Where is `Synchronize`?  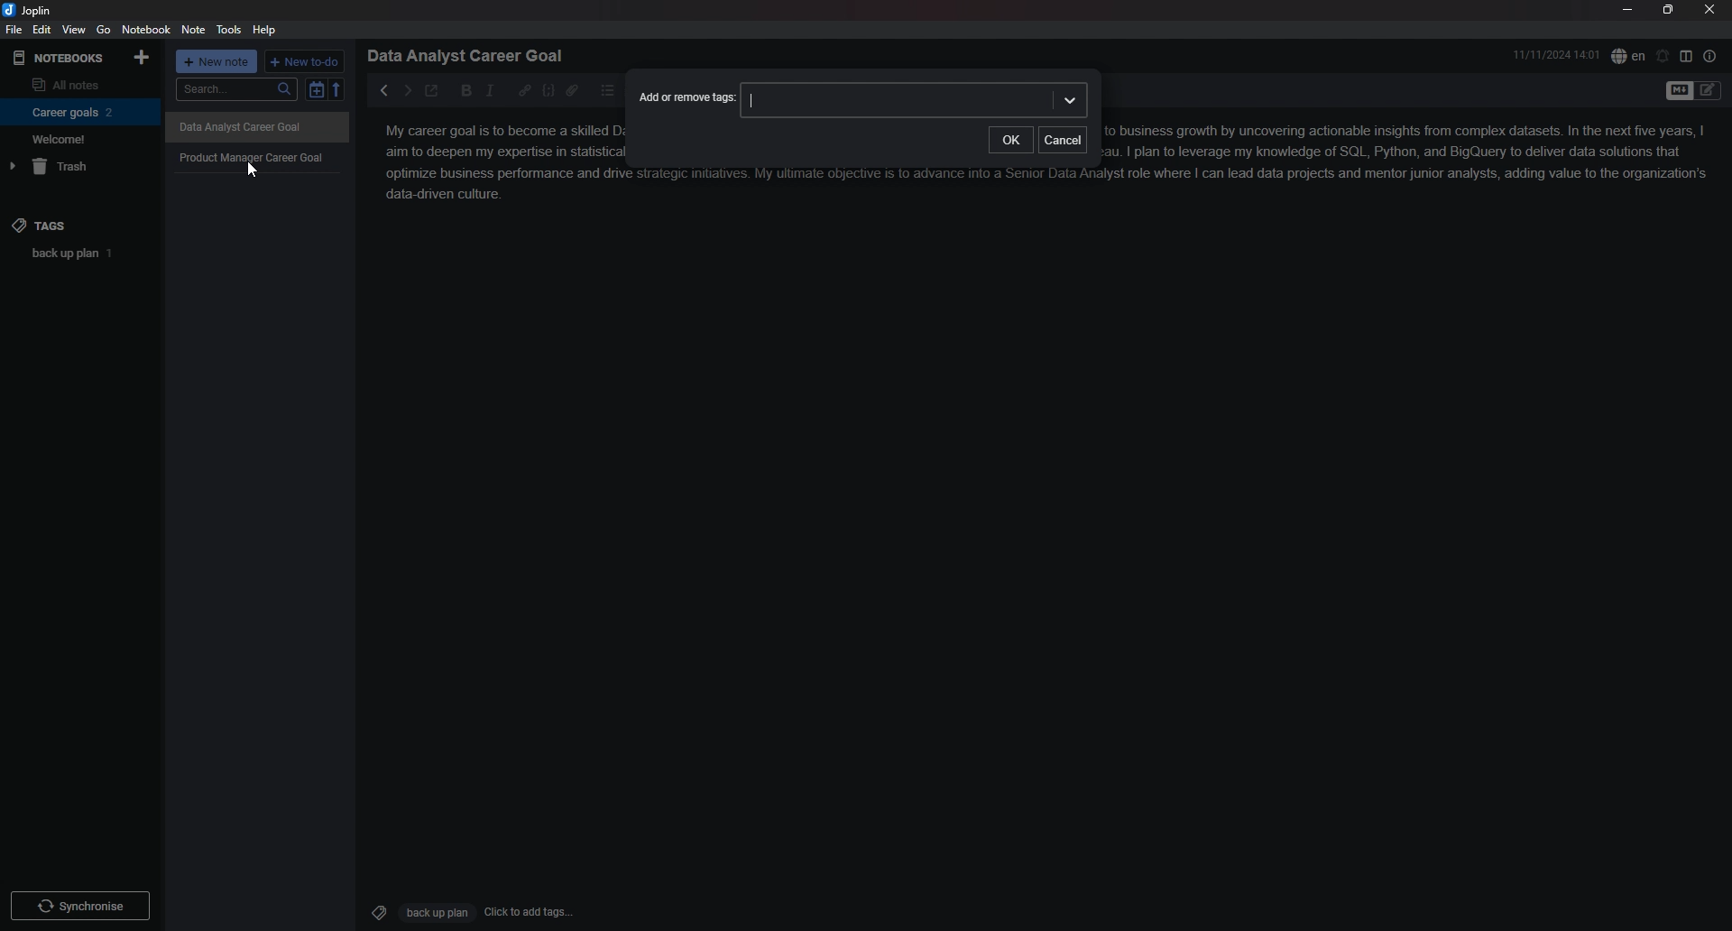
Synchronize is located at coordinates (81, 905).